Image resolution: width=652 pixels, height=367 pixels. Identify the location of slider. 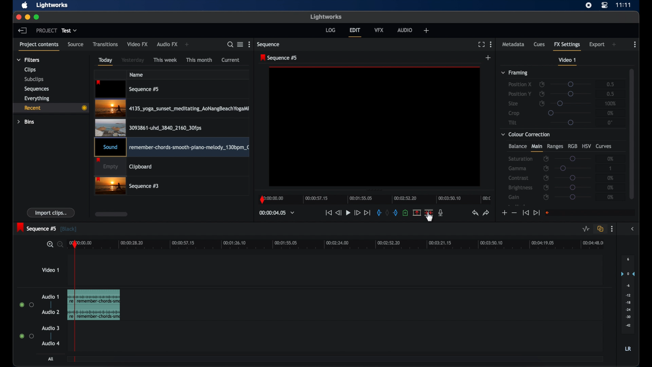
(573, 158).